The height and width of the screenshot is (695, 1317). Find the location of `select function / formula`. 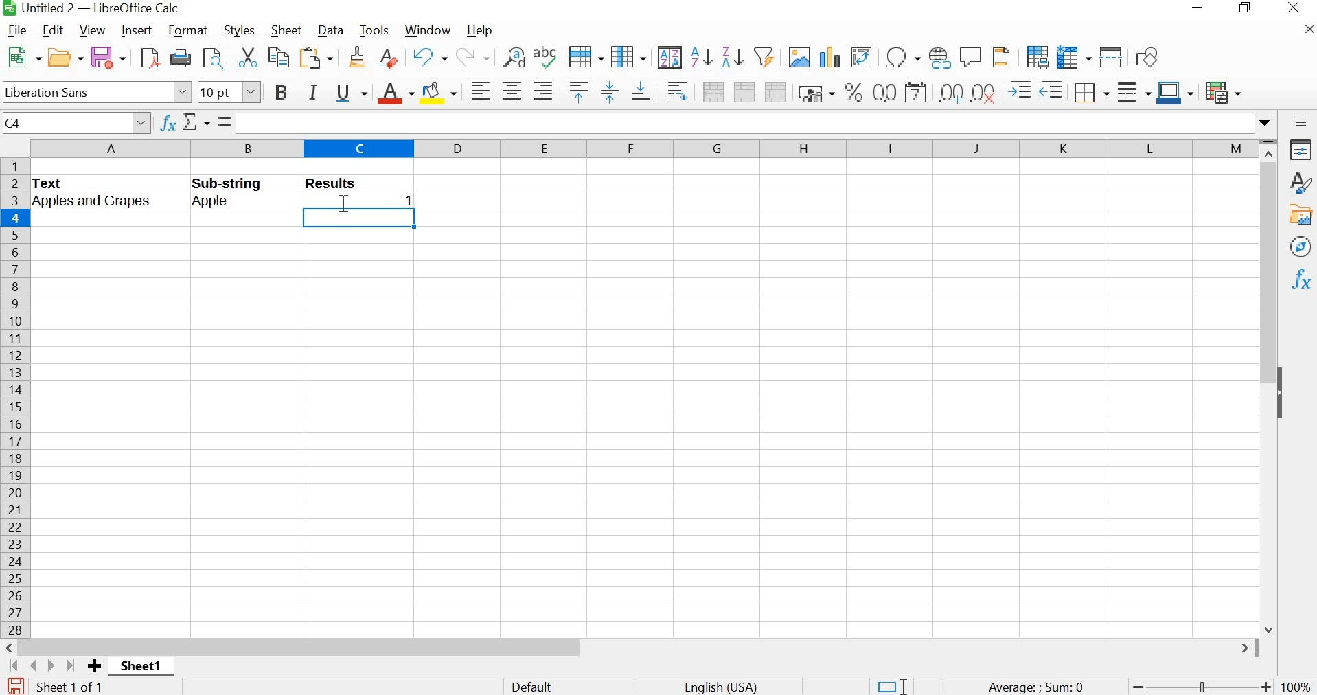

select function / formula is located at coordinates (209, 123).